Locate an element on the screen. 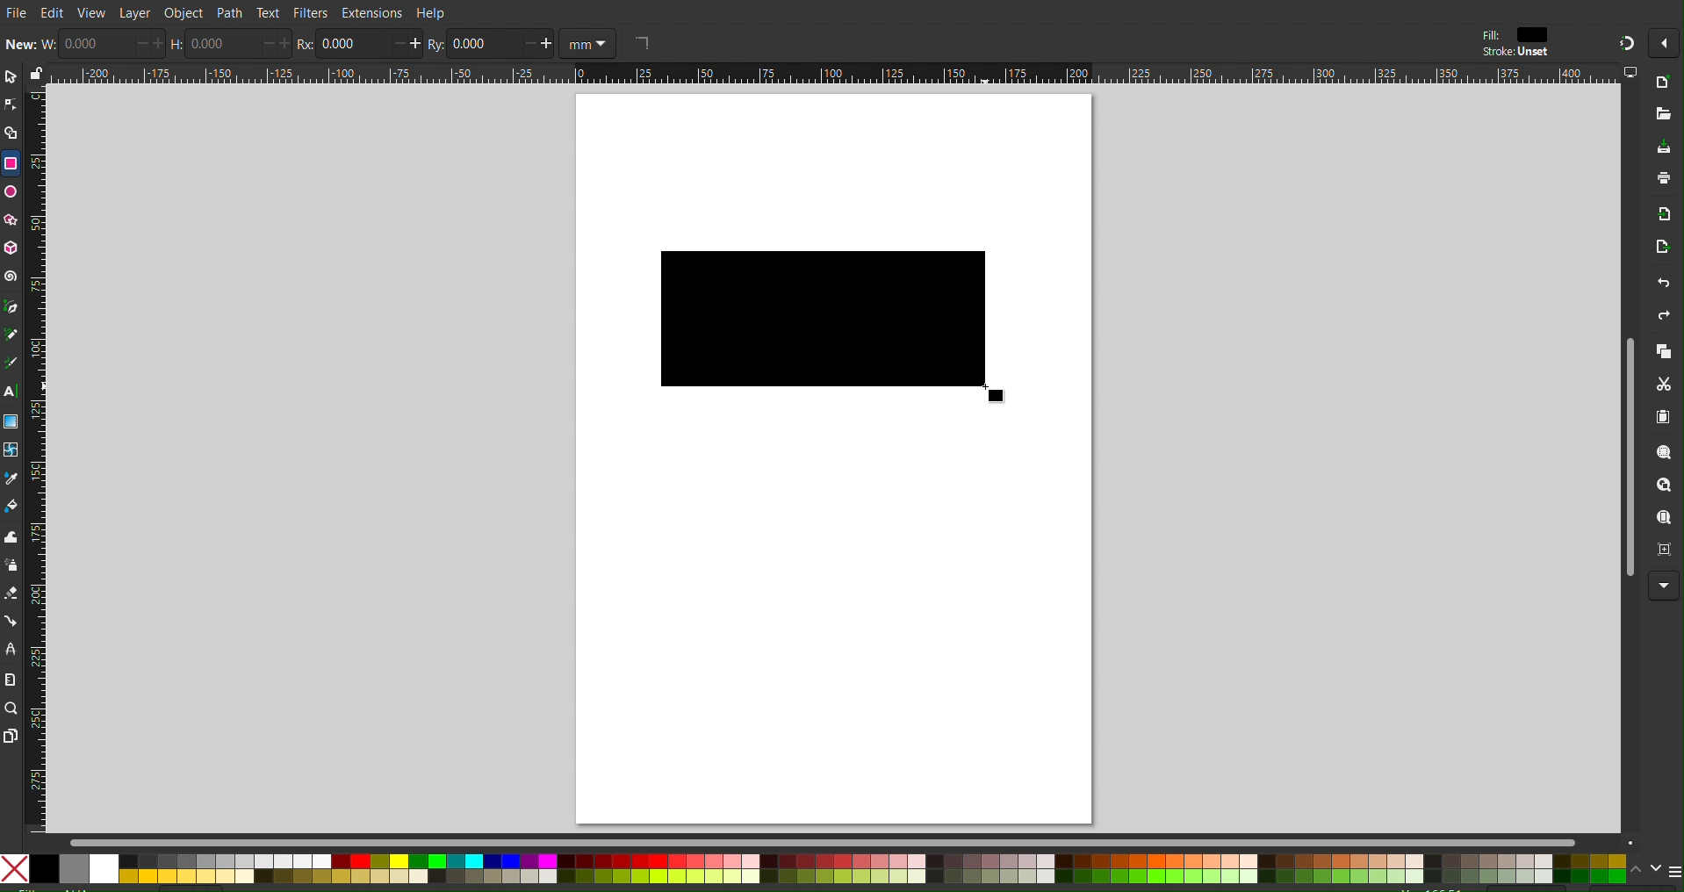 The image size is (1684, 892). Zoom Page Center is located at coordinates (1664, 551).